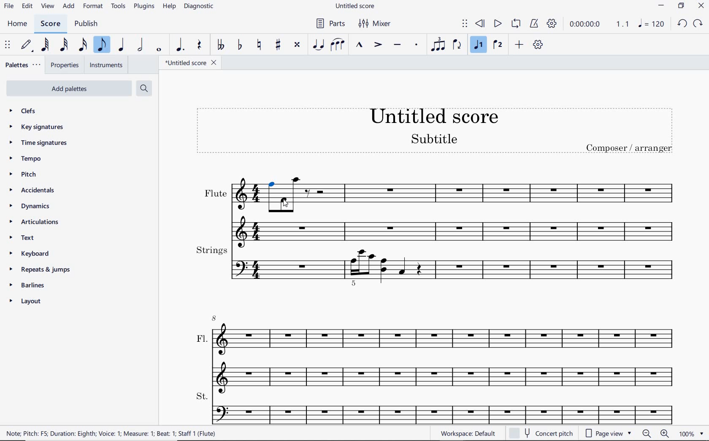 The image size is (709, 441). Describe the element at coordinates (107, 65) in the screenshot. I see `INSTRUMENTS` at that location.